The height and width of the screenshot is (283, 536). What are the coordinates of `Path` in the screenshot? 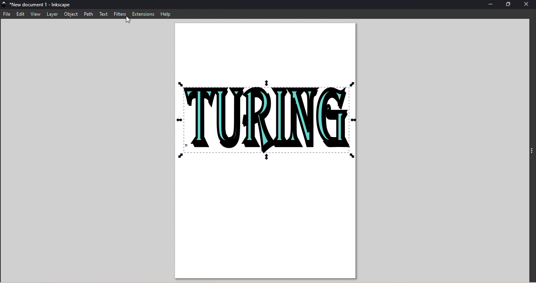 It's located at (87, 14).